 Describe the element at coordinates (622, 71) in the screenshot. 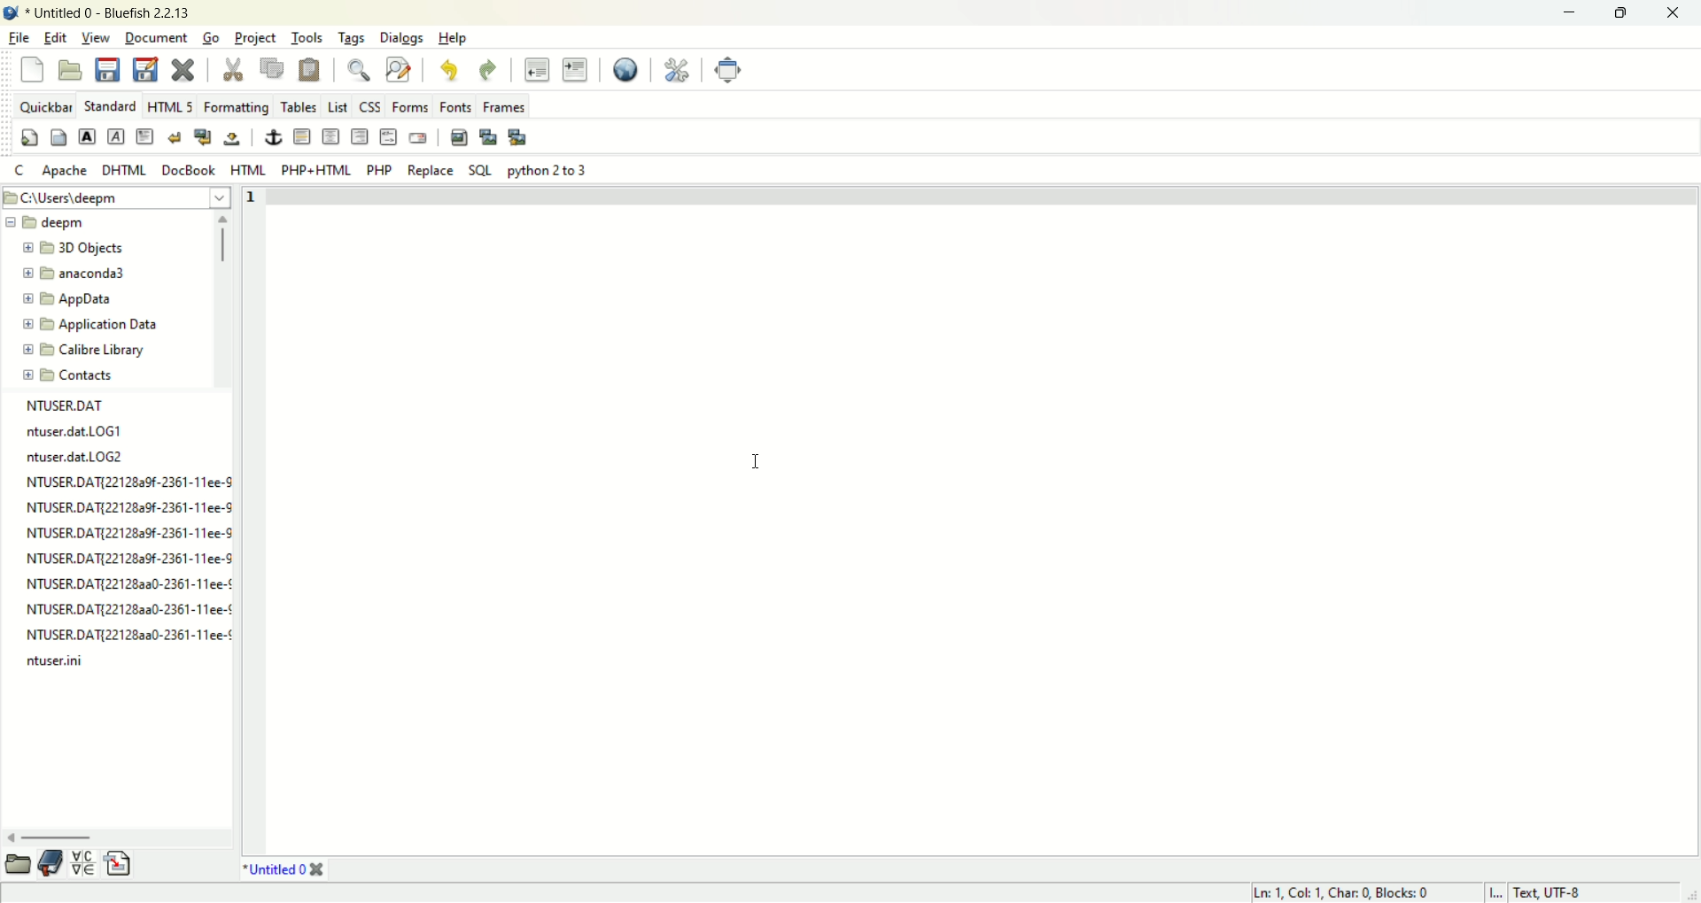

I see `view in browser` at that location.